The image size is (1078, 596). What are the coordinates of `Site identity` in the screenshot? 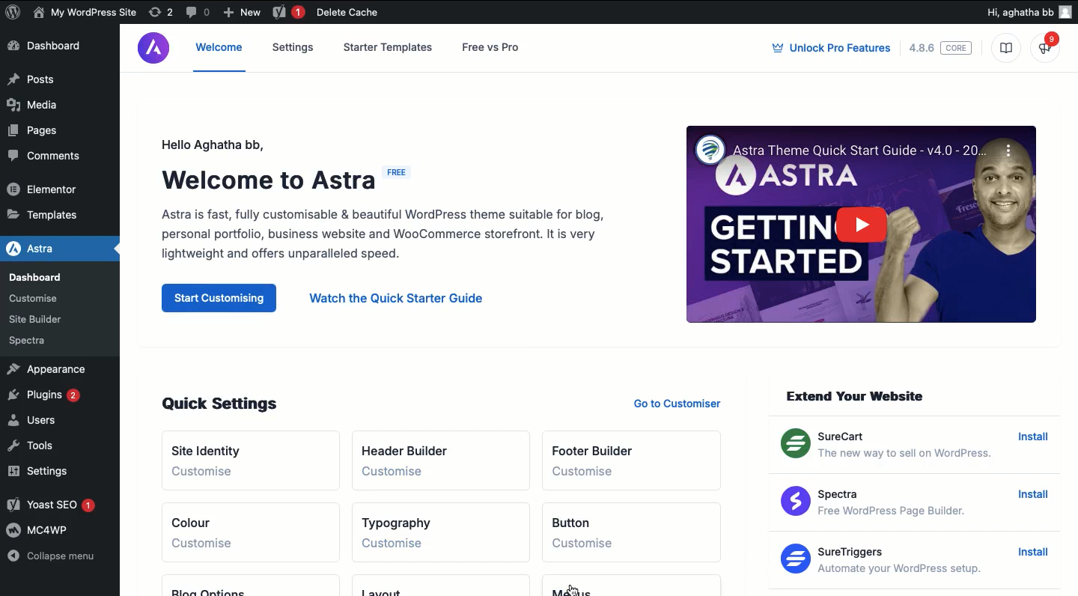 It's located at (215, 446).